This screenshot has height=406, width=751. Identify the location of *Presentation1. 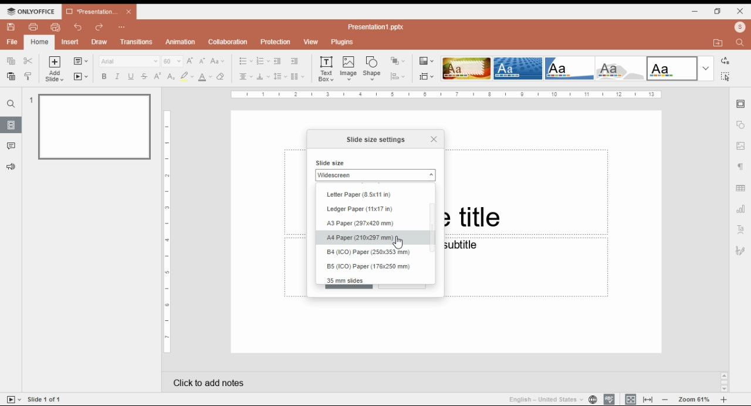
(99, 12).